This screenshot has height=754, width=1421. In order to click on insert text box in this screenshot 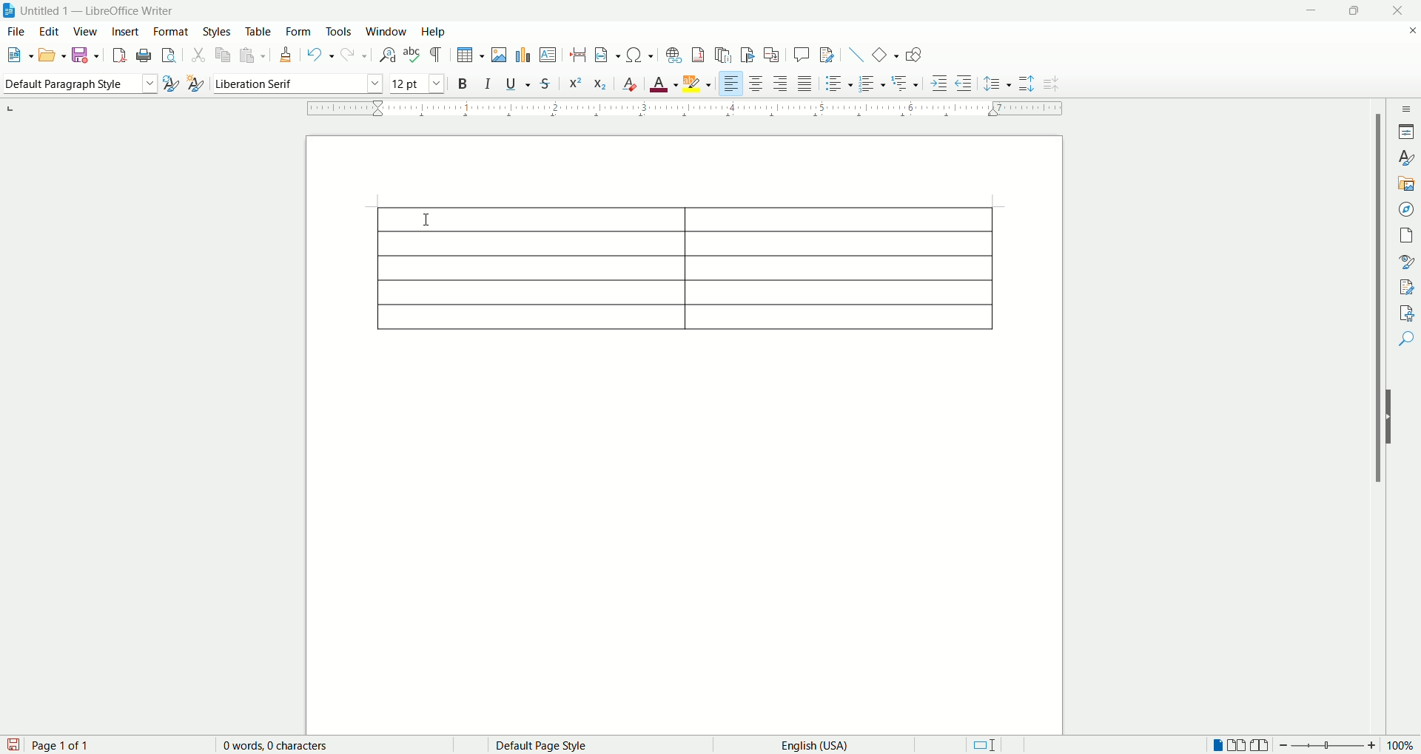, I will do `click(549, 54)`.